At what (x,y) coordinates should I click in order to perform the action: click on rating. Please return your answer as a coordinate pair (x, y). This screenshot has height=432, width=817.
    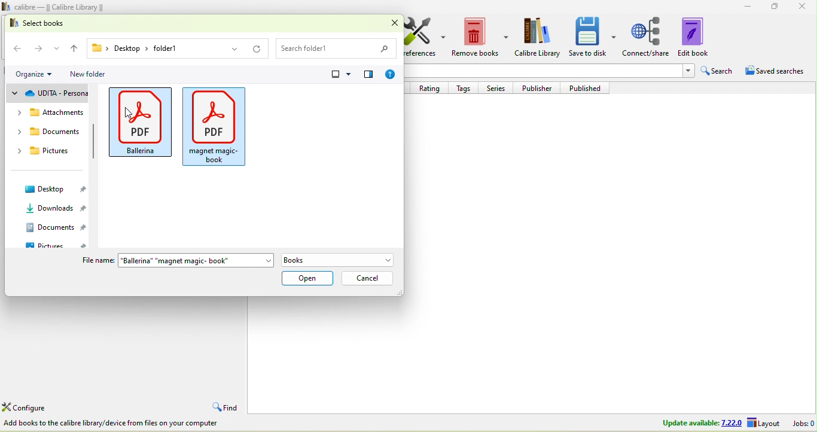
    Looking at the image, I should click on (429, 89).